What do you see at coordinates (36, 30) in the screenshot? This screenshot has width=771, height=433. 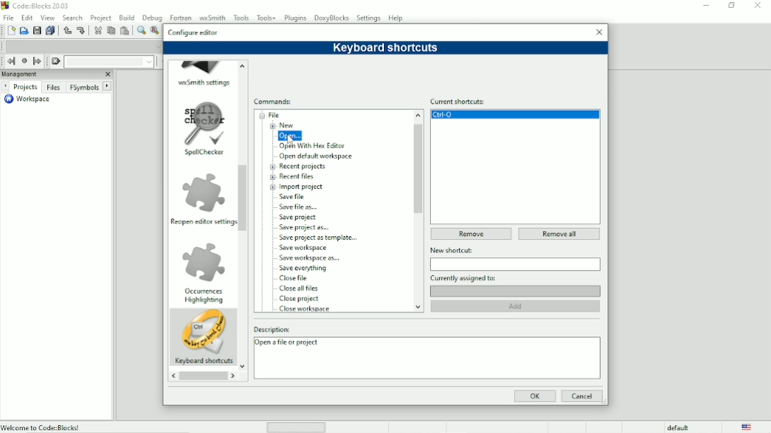 I see `Save` at bounding box center [36, 30].